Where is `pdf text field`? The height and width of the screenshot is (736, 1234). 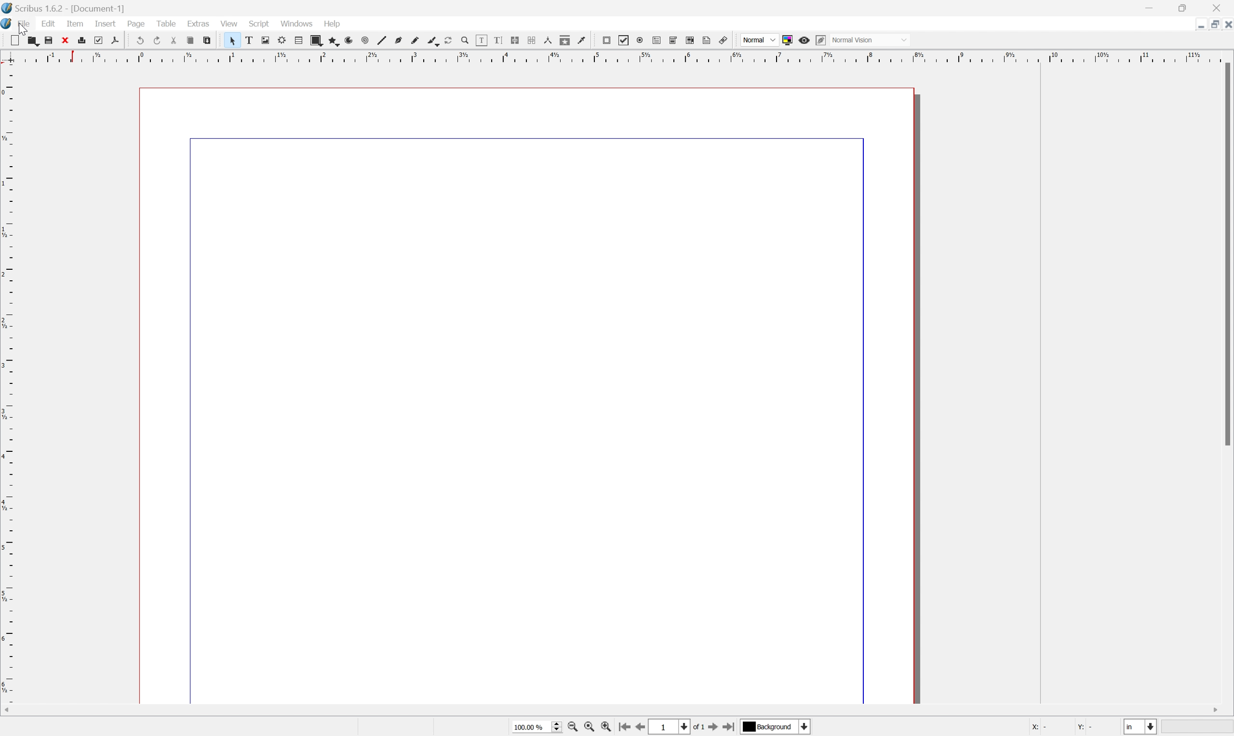
pdf text field is located at coordinates (658, 40).